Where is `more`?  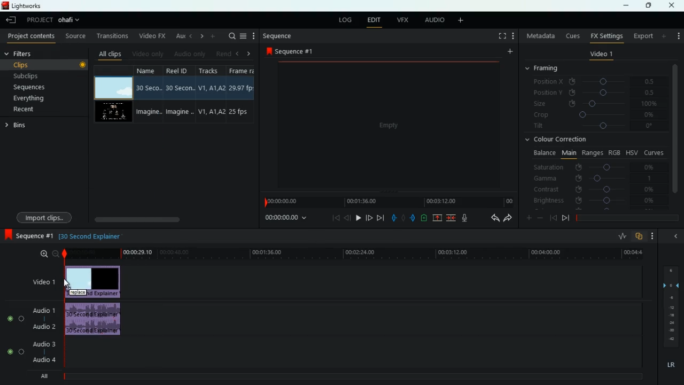
more is located at coordinates (653, 236).